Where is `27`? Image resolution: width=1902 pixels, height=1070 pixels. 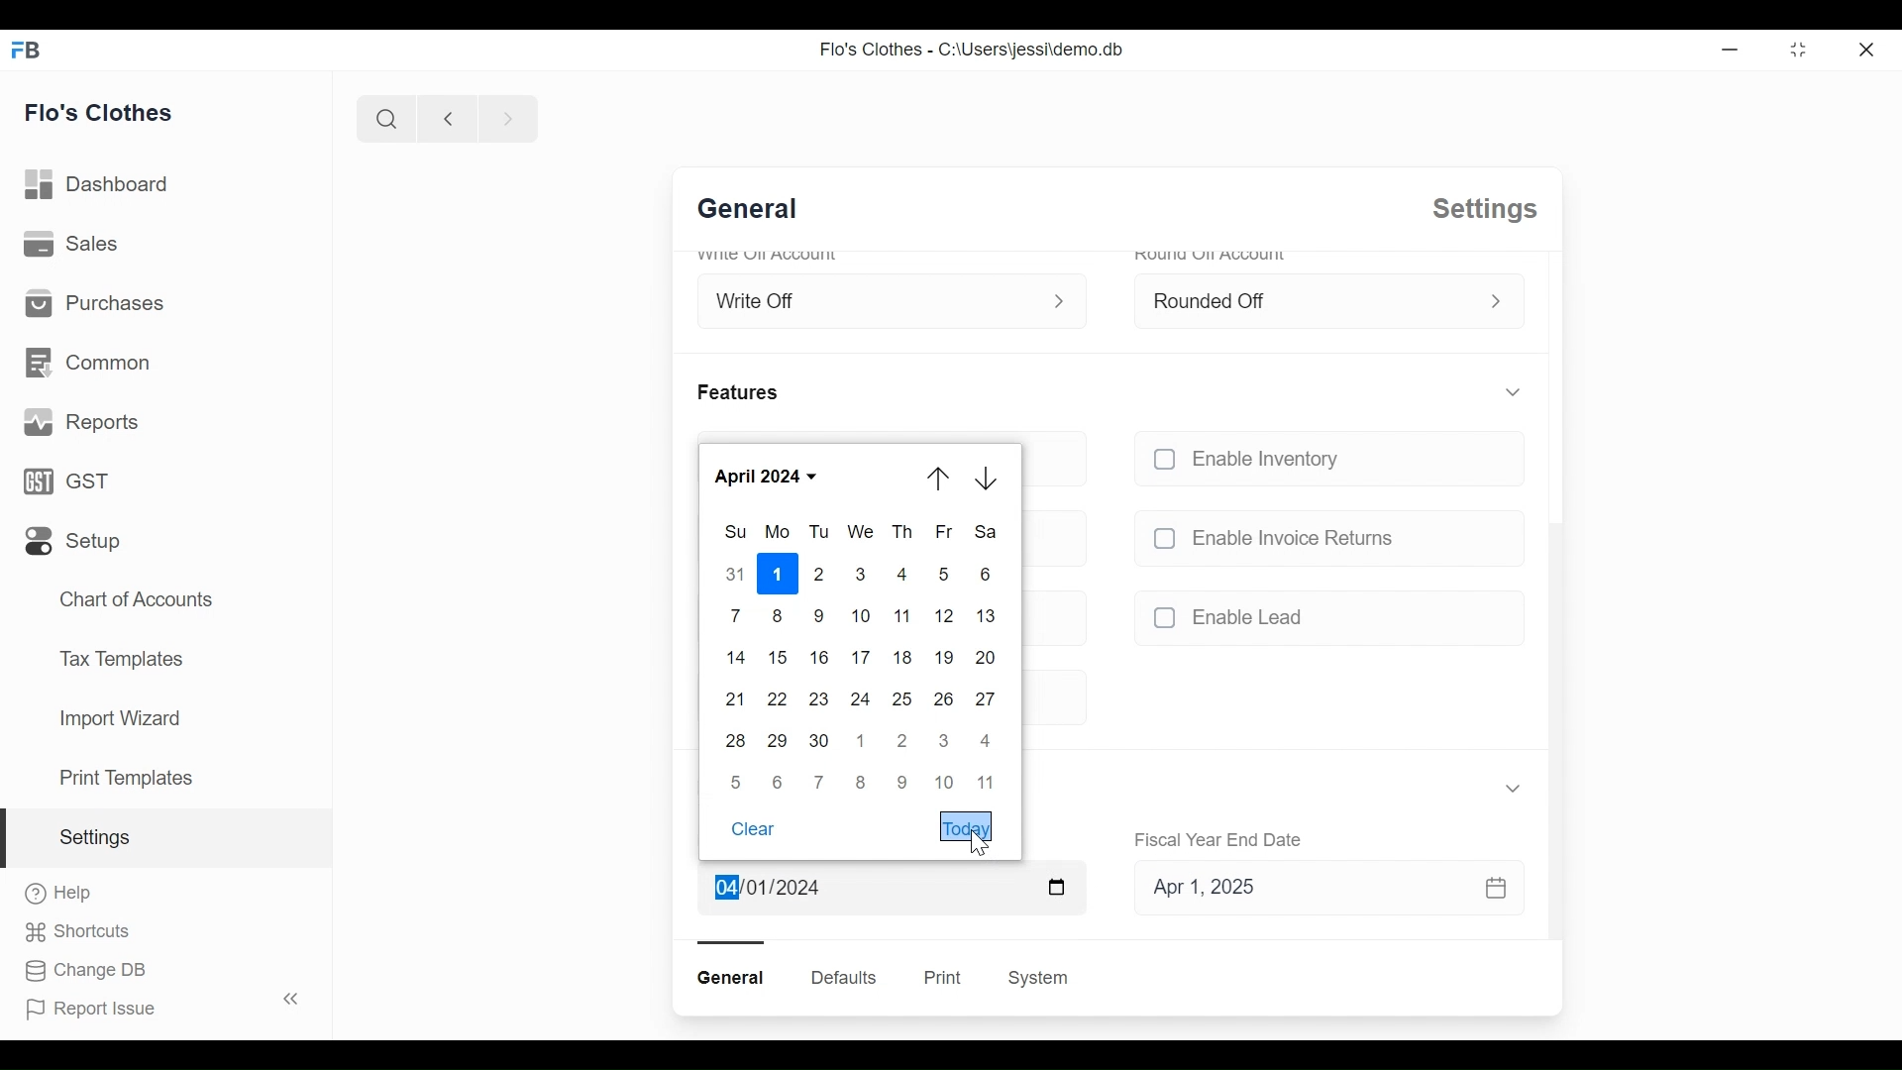 27 is located at coordinates (985, 697).